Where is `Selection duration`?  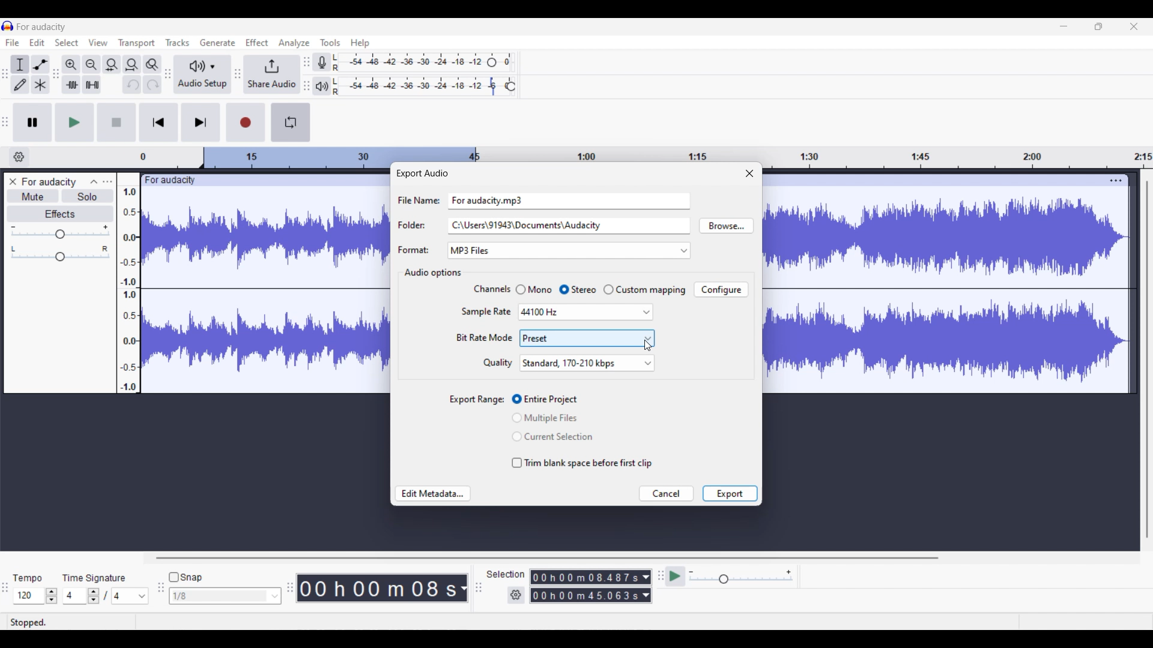 Selection duration is located at coordinates (586, 577).